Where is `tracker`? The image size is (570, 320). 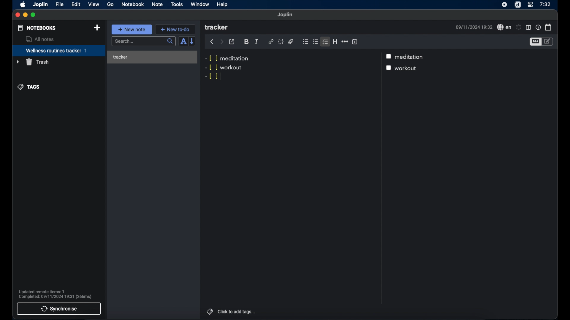
tracker is located at coordinates (217, 28).